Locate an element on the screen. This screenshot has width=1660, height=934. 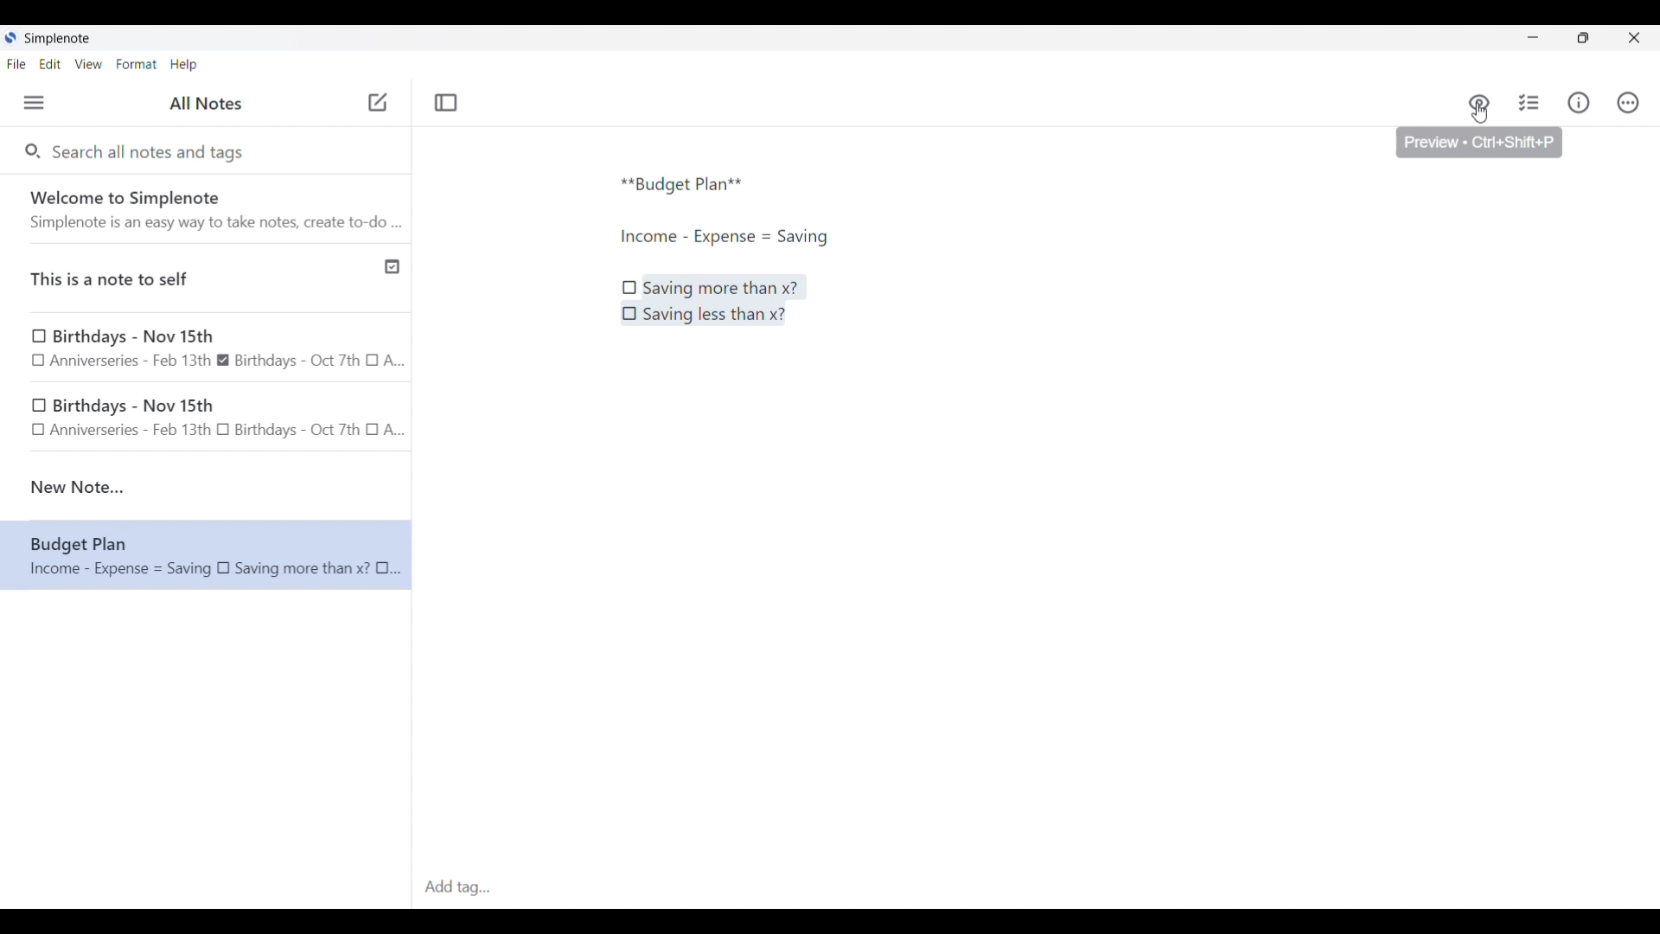
new note is located at coordinates (206, 487).